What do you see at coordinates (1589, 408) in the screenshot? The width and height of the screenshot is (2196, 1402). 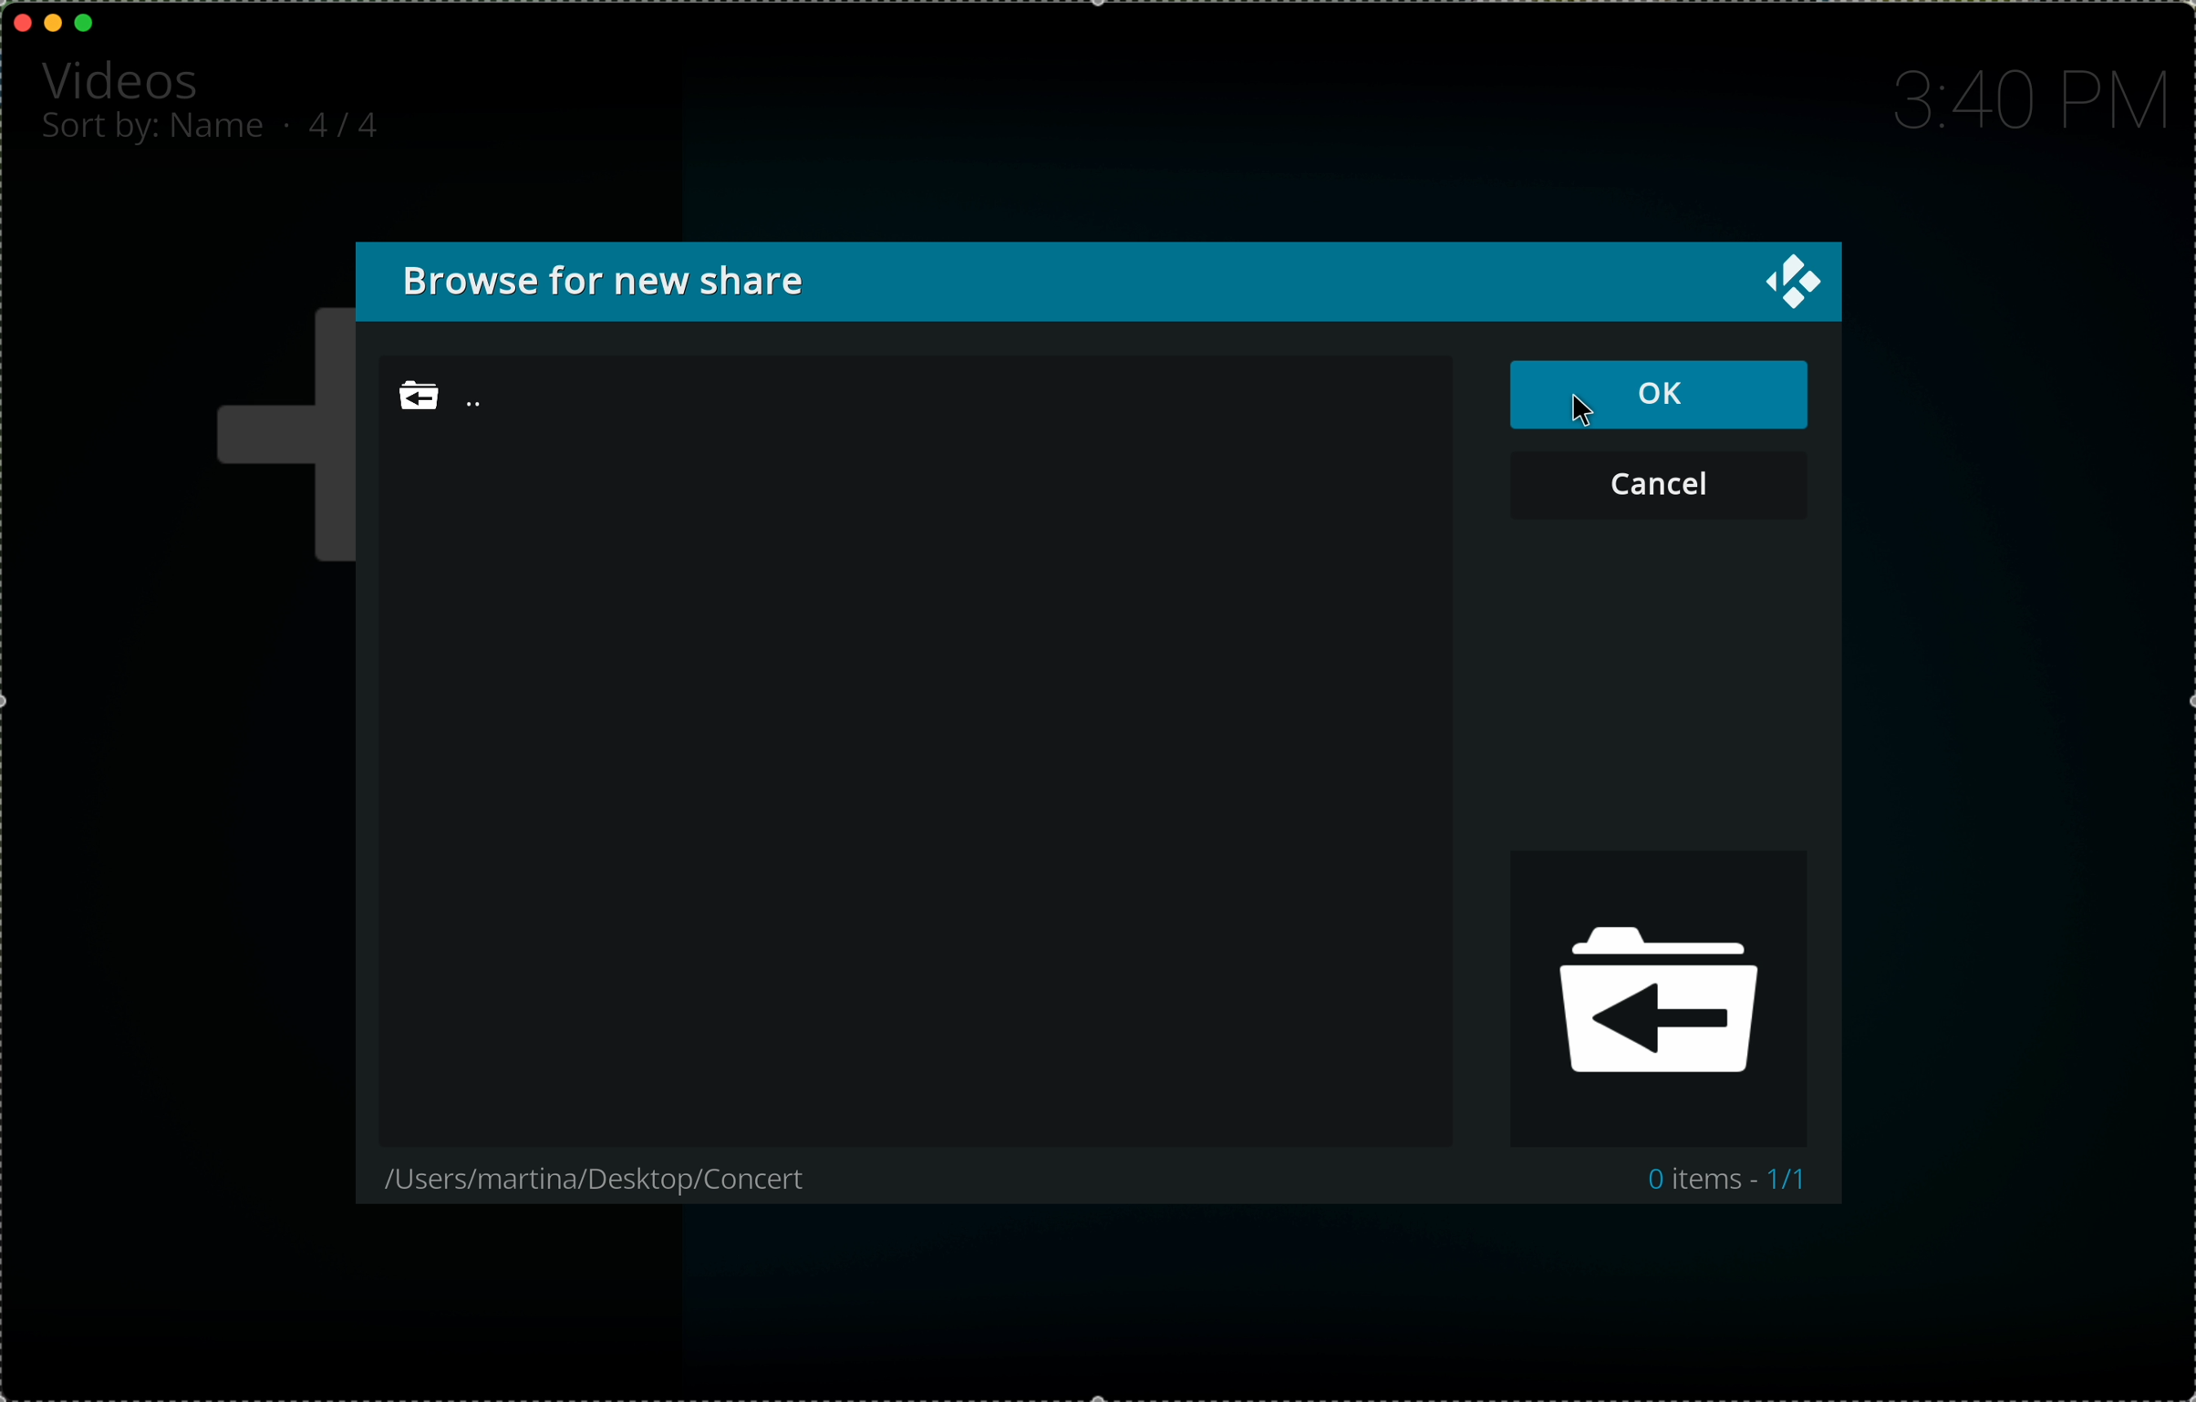 I see `cursor` at bounding box center [1589, 408].